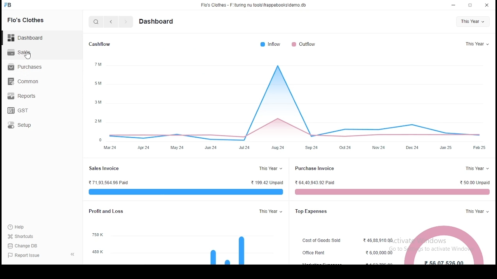 This screenshot has height=279, width=497. I want to click on 71,93,564.96 Paid, so click(111, 183).